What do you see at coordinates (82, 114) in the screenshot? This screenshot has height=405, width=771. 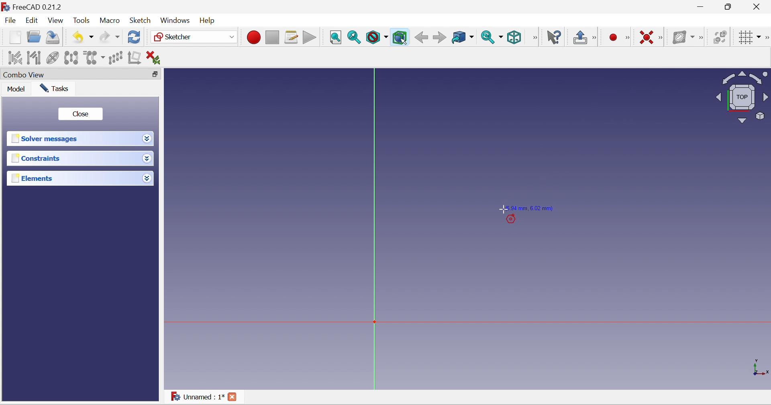 I see `Close` at bounding box center [82, 114].